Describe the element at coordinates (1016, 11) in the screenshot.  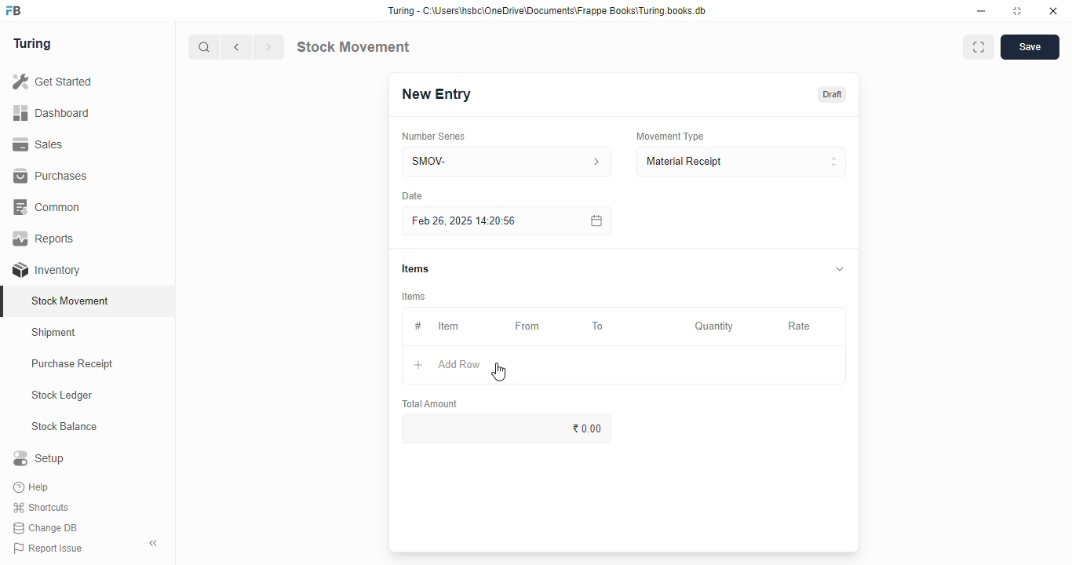
I see `toggle maximize` at that location.